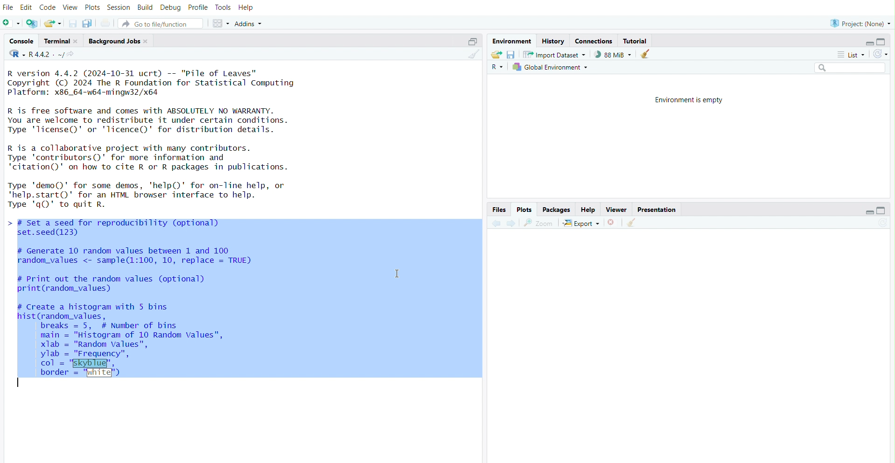 This screenshot has height=463, width=895. Describe the element at coordinates (49, 6) in the screenshot. I see `code` at that location.